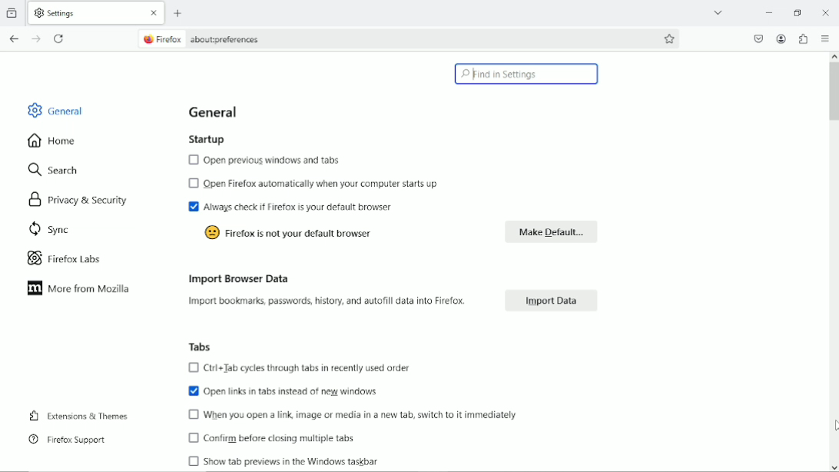 The width and height of the screenshot is (839, 472). What do you see at coordinates (206, 39) in the screenshot?
I see `Firefox  about:preferences` at bounding box center [206, 39].